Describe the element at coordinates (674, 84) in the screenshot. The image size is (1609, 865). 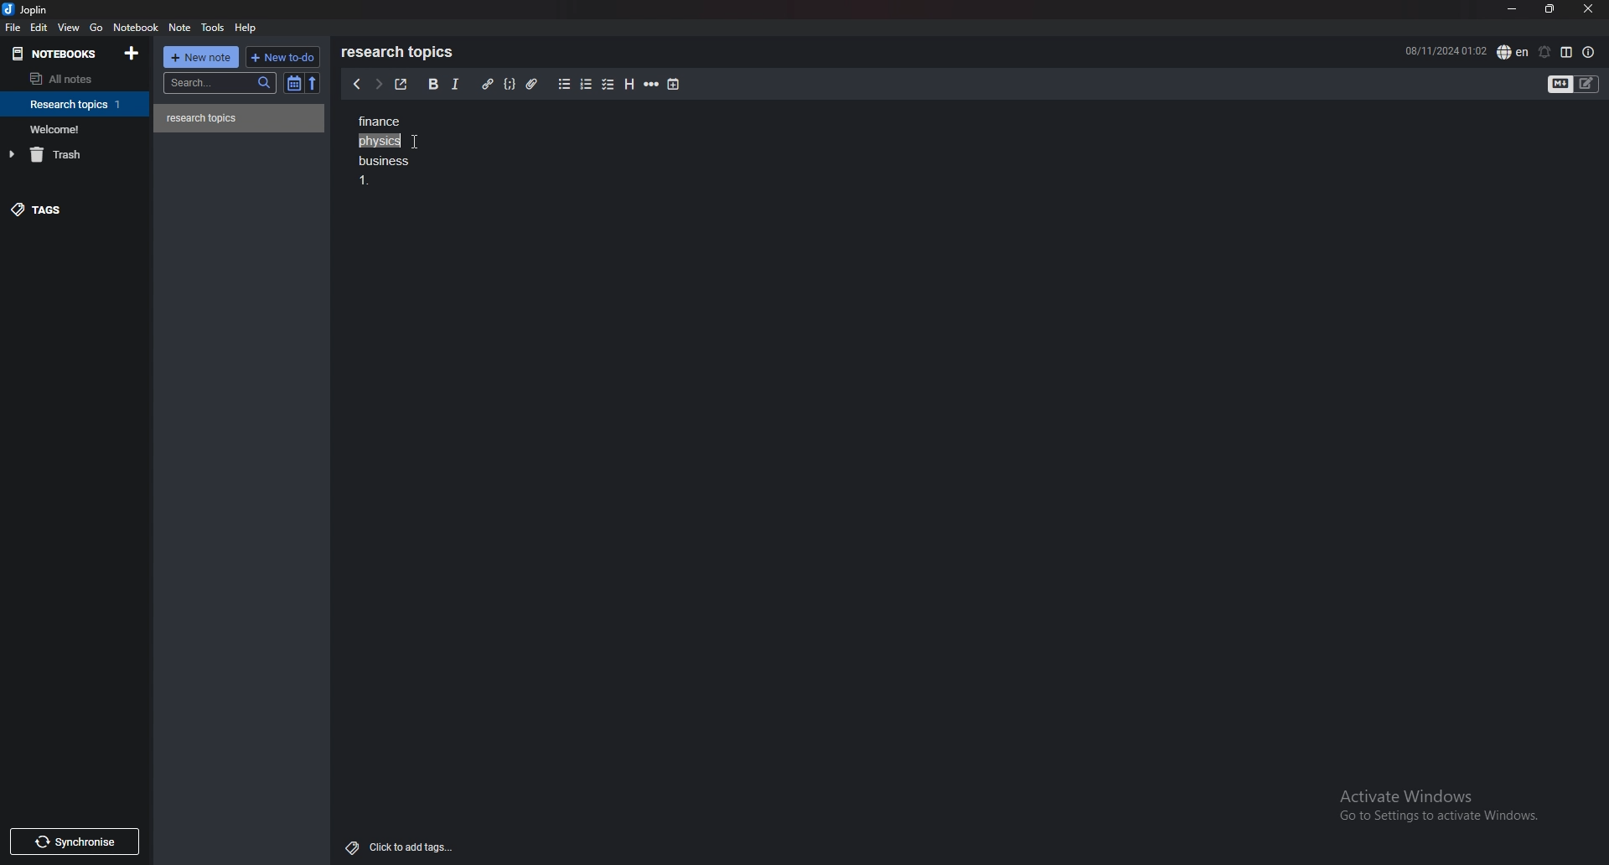
I see `add time` at that location.